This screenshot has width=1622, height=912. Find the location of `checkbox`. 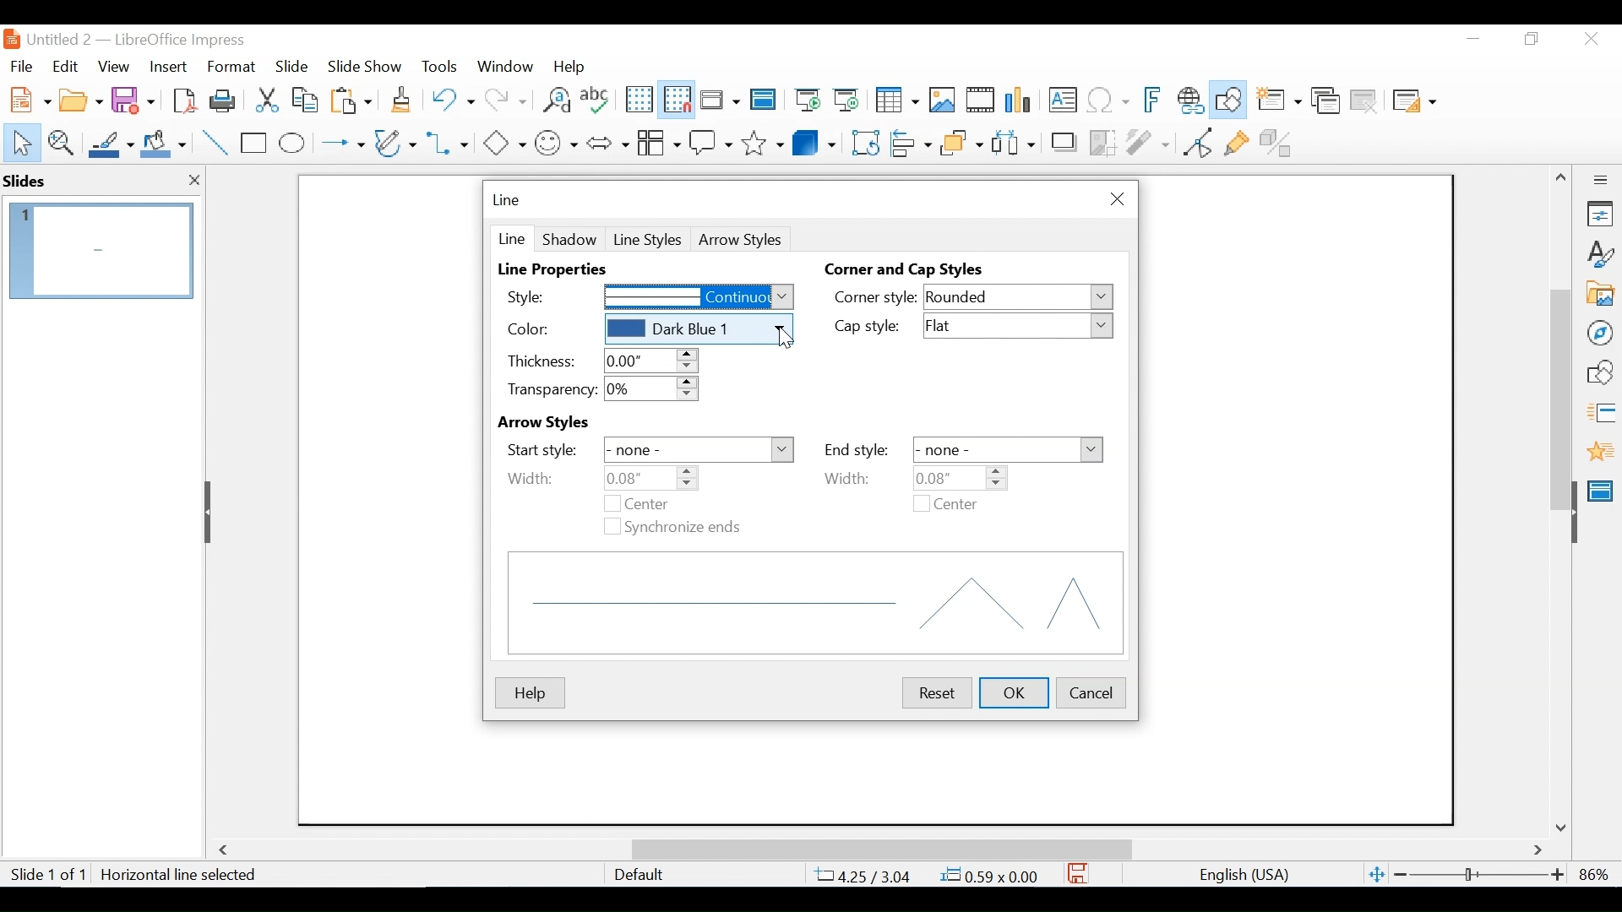

checkbox is located at coordinates (611, 504).